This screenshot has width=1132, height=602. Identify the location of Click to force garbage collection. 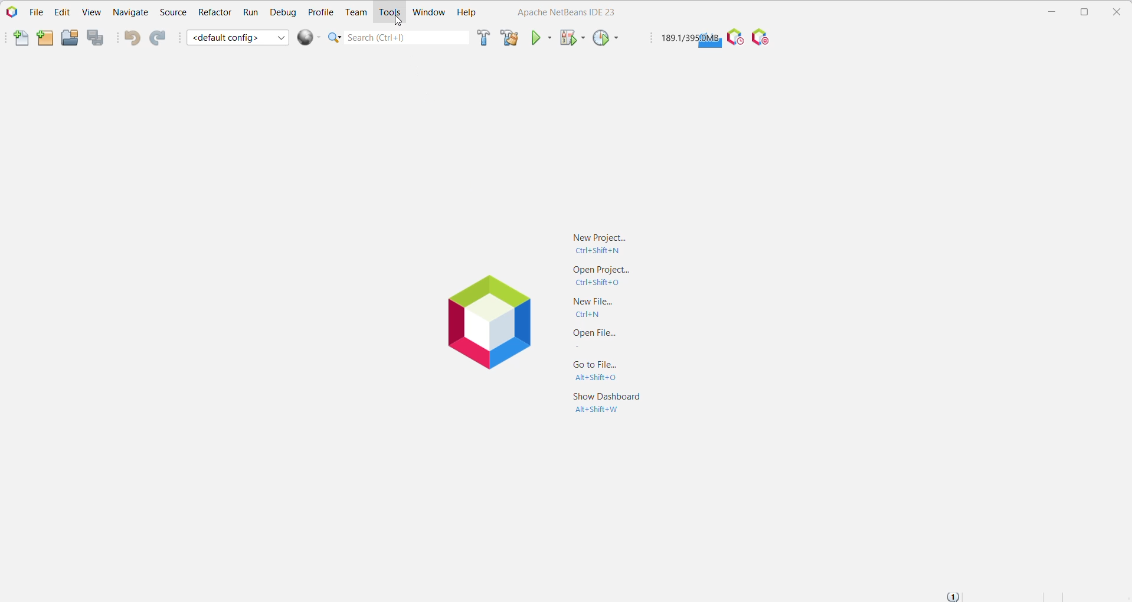
(689, 38).